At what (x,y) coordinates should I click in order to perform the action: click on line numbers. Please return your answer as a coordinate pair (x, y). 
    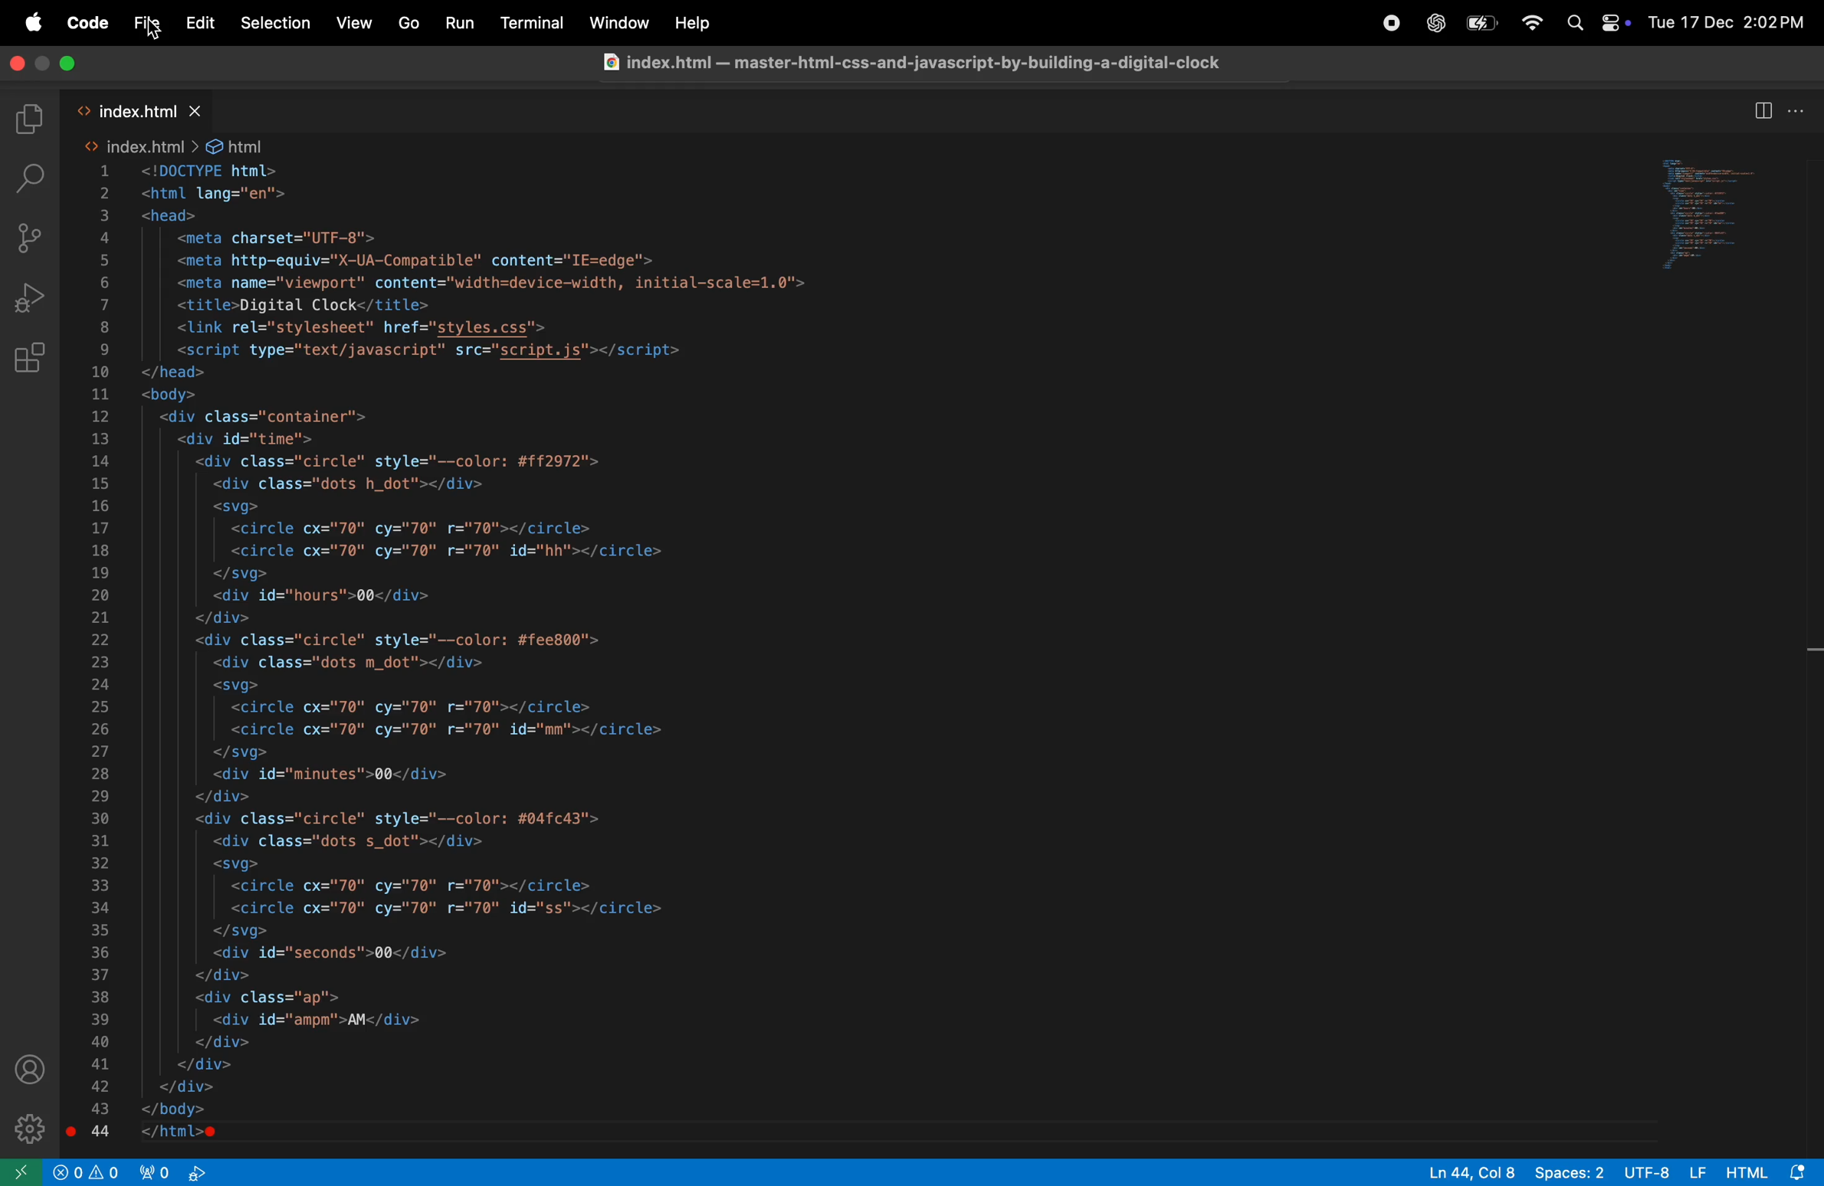
    Looking at the image, I should click on (103, 651).